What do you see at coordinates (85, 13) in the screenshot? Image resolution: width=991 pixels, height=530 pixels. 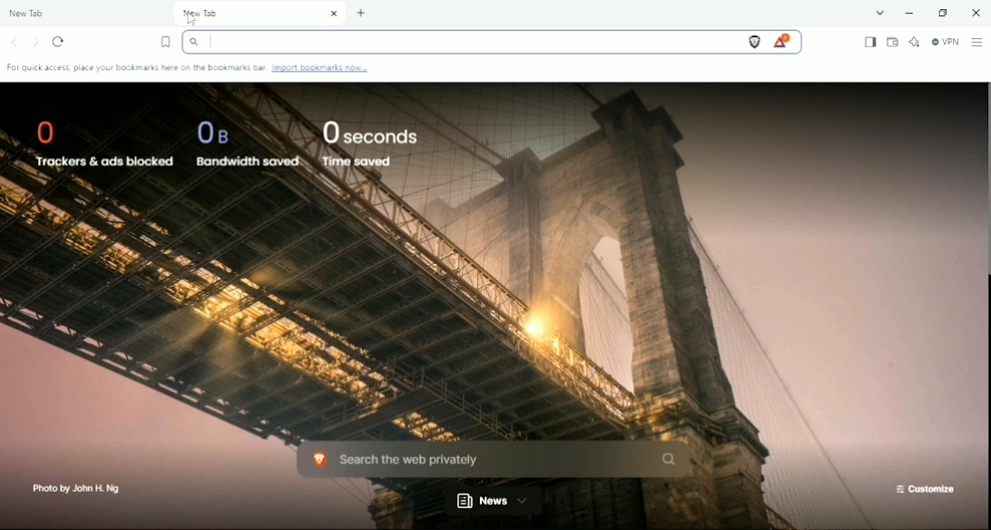 I see `New Tab` at bounding box center [85, 13].